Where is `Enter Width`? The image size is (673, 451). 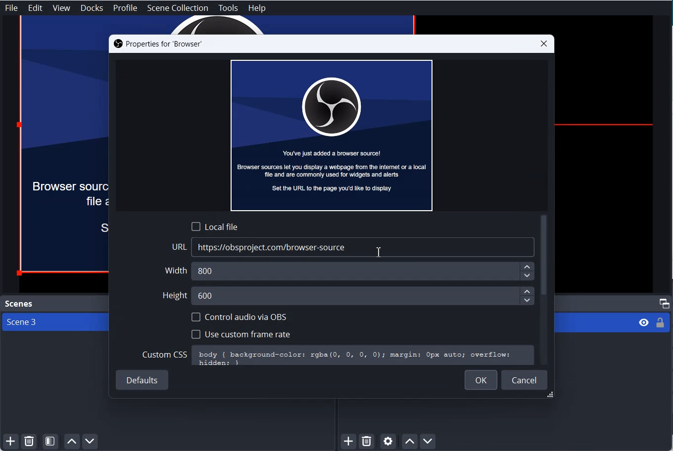 Enter Width is located at coordinates (351, 271).